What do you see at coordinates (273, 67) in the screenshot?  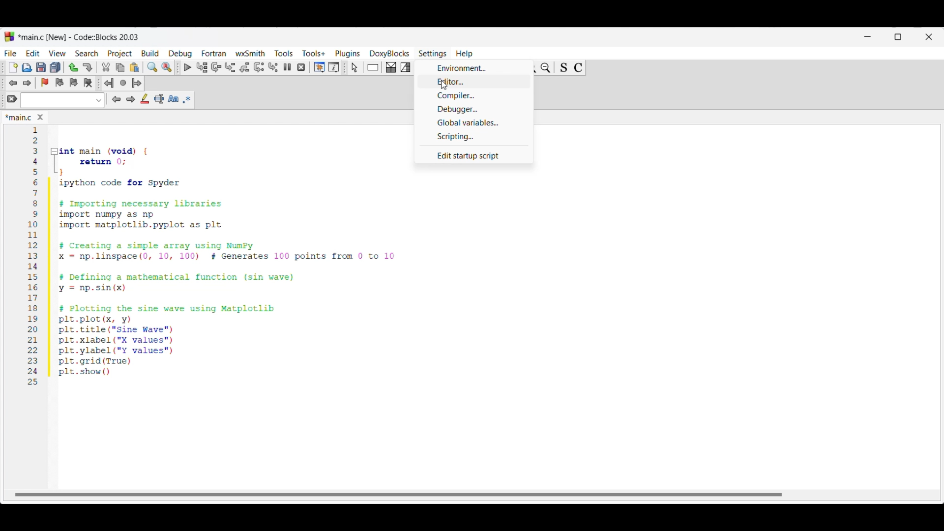 I see `Step into instruction` at bounding box center [273, 67].